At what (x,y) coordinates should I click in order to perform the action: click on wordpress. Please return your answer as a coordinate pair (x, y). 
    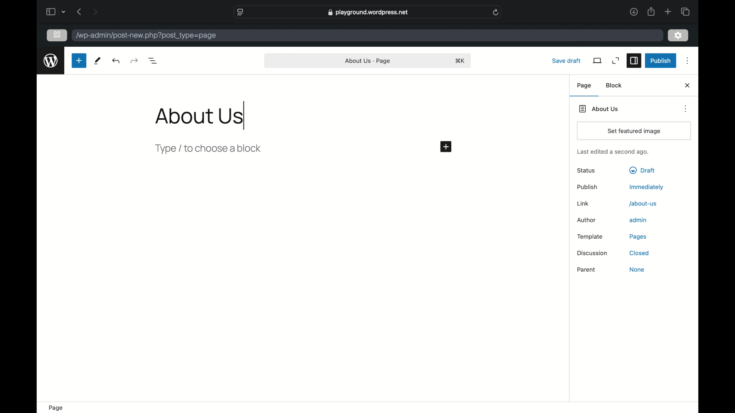
    Looking at the image, I should click on (51, 61).